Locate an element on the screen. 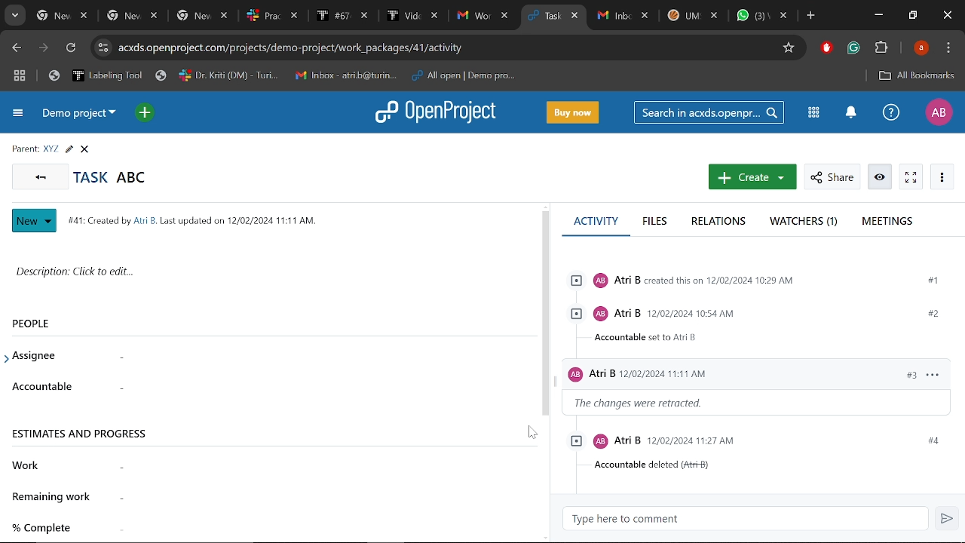  Customize and control chorme is located at coordinates (948, 50).